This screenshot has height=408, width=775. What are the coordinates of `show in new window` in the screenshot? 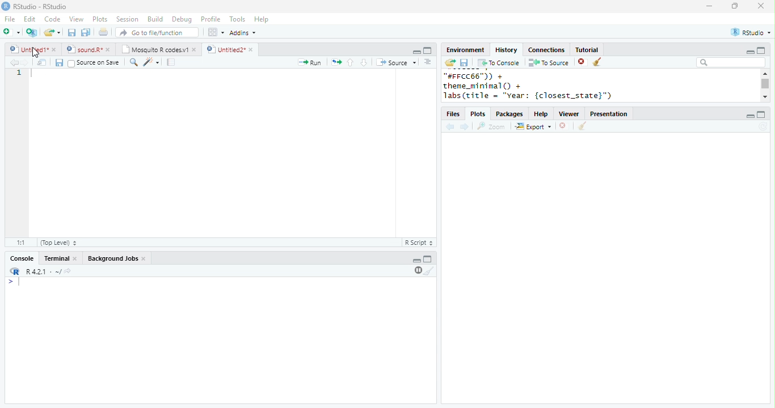 It's located at (43, 63).